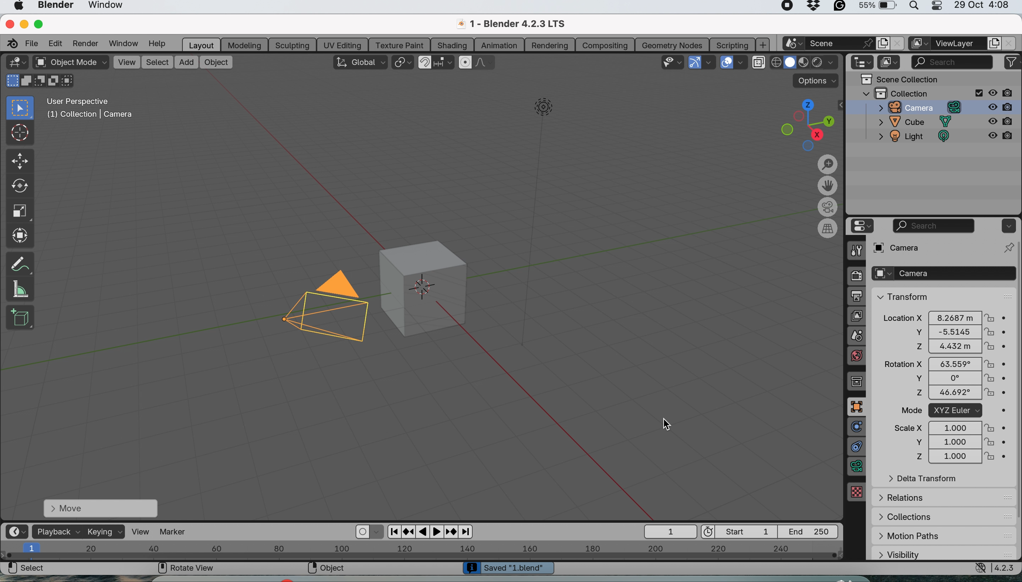 The width and height of the screenshot is (1022, 582). Describe the element at coordinates (1007, 247) in the screenshot. I see `pin` at that location.